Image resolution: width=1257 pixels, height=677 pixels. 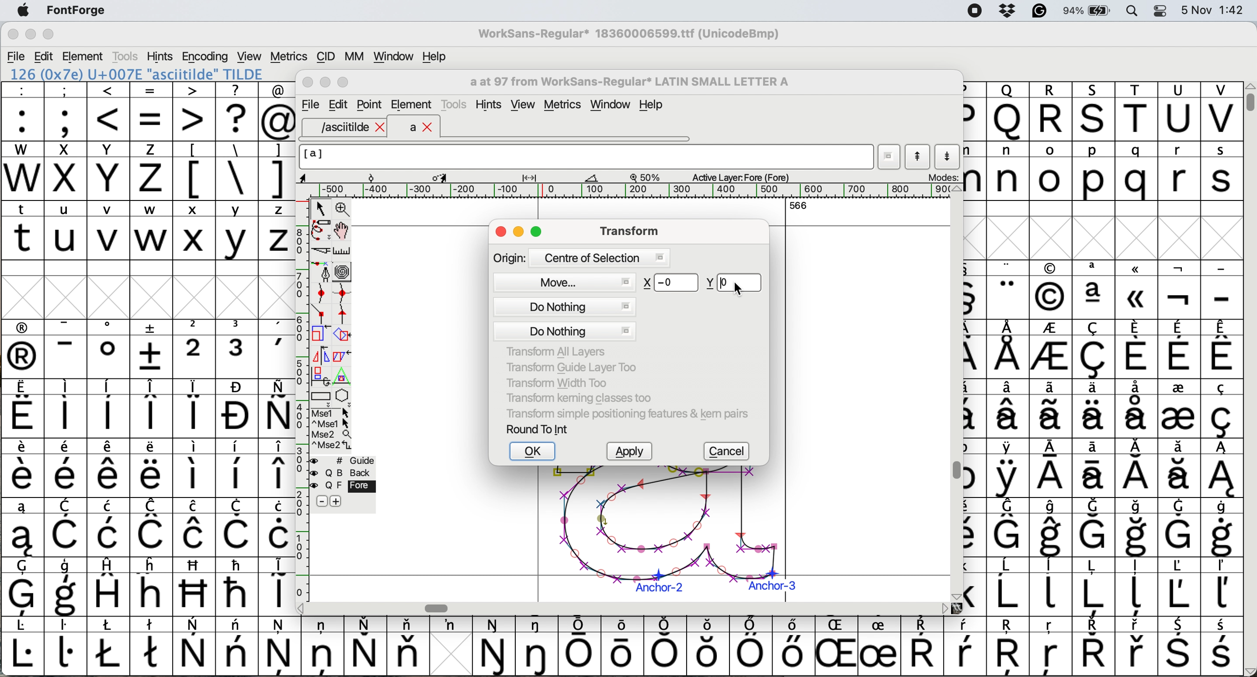 I want to click on symbol, so click(x=1095, y=290).